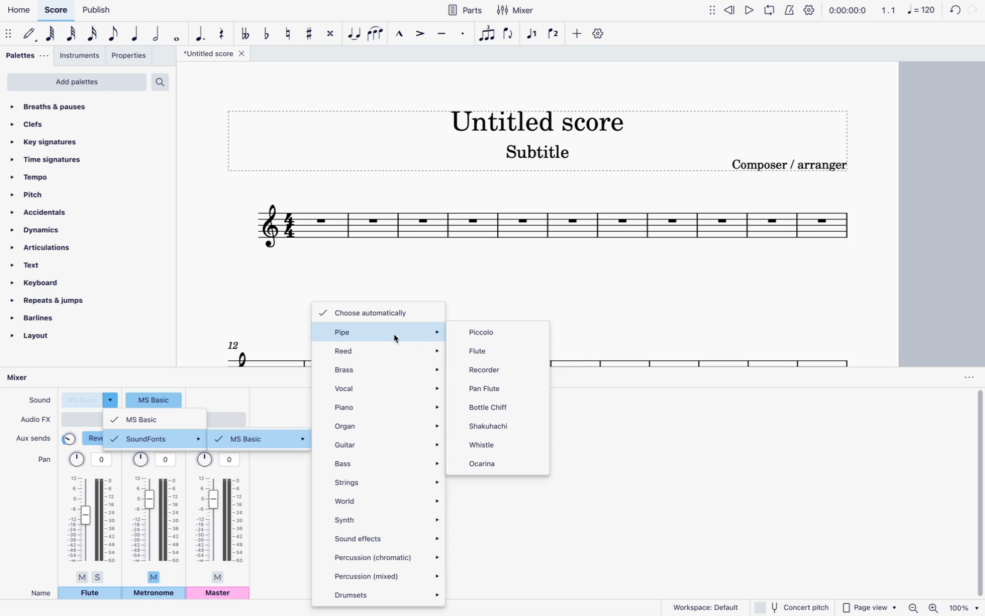 This screenshot has height=616, width=985. Describe the element at coordinates (953, 11) in the screenshot. I see `refresh` at that location.